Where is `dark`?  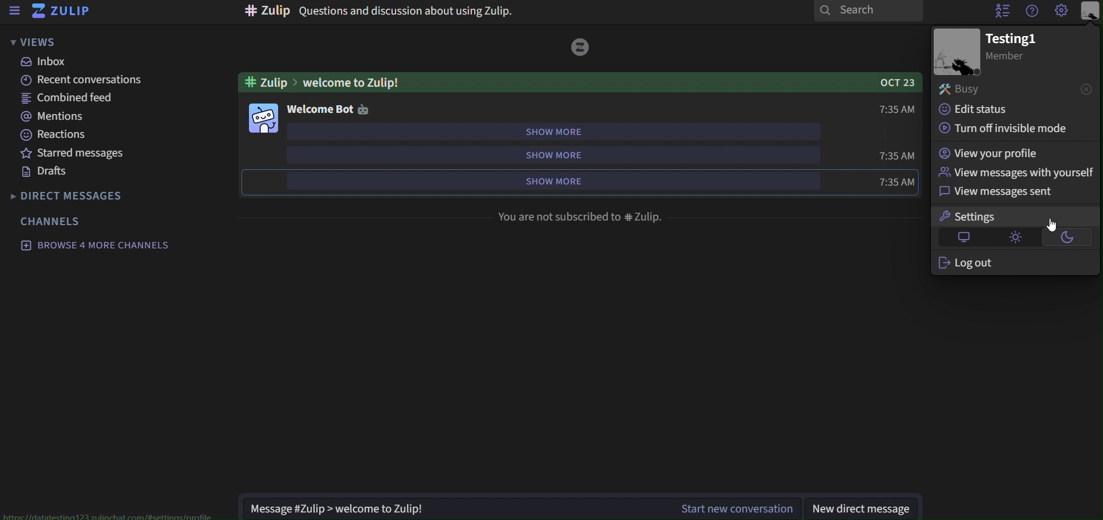 dark is located at coordinates (1070, 237).